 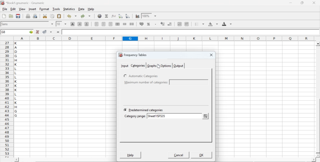 What do you see at coordinates (23, 2) in the screenshot?
I see `application name` at bounding box center [23, 2].